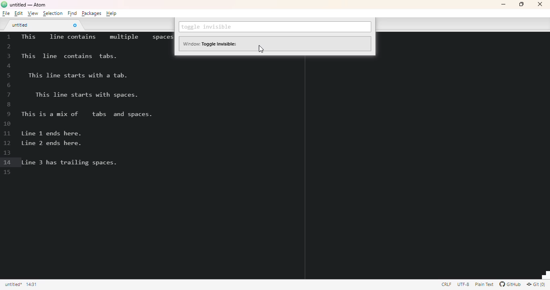 Image resolution: width=550 pixels, height=290 pixels. I want to click on Git(0), so click(536, 284).